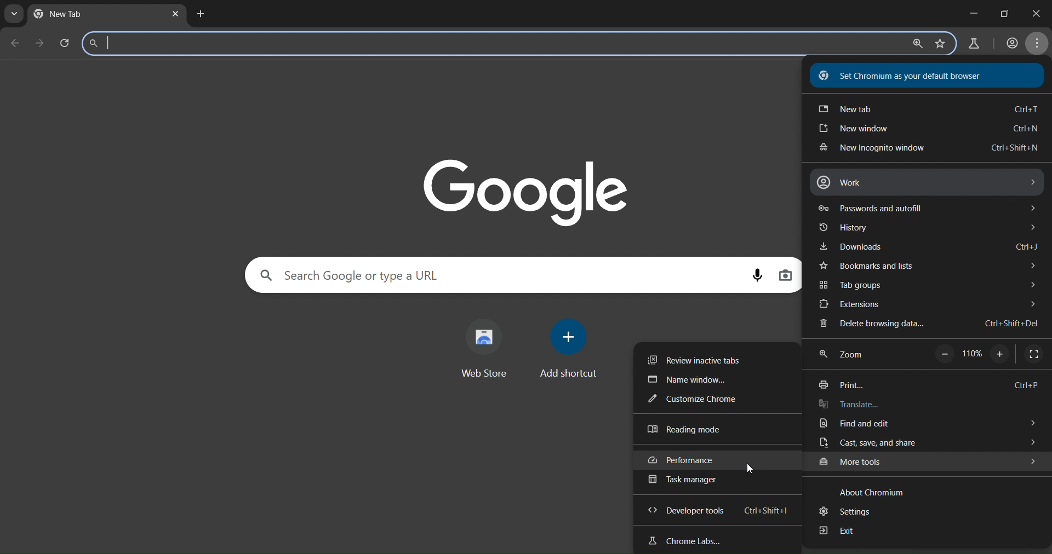 This screenshot has height=554, width=1052. I want to click on settings, so click(851, 511).